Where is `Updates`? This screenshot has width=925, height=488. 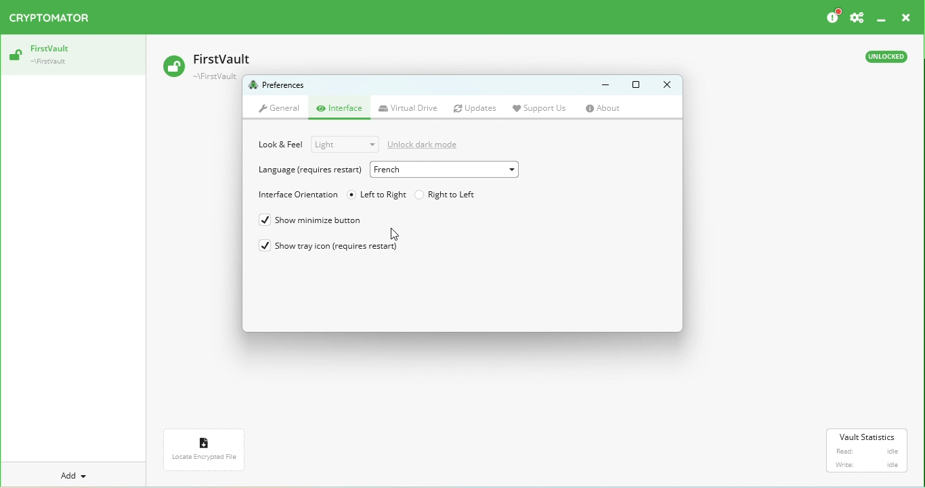
Updates is located at coordinates (478, 109).